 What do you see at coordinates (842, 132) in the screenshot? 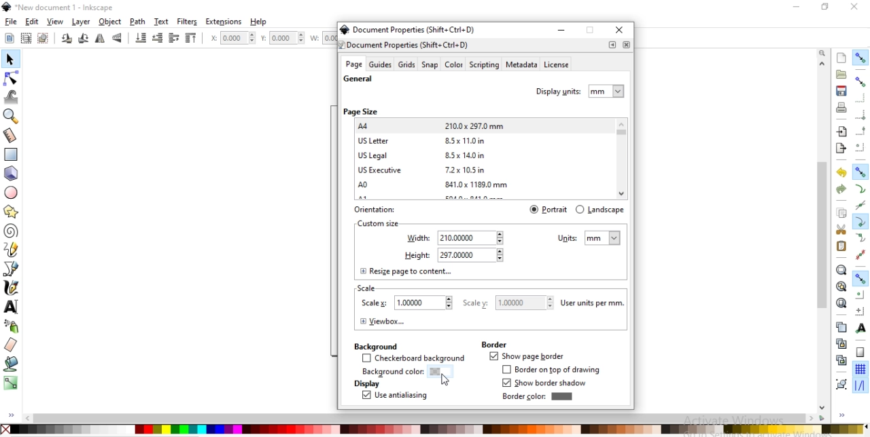
I see `import a bitmap` at bounding box center [842, 132].